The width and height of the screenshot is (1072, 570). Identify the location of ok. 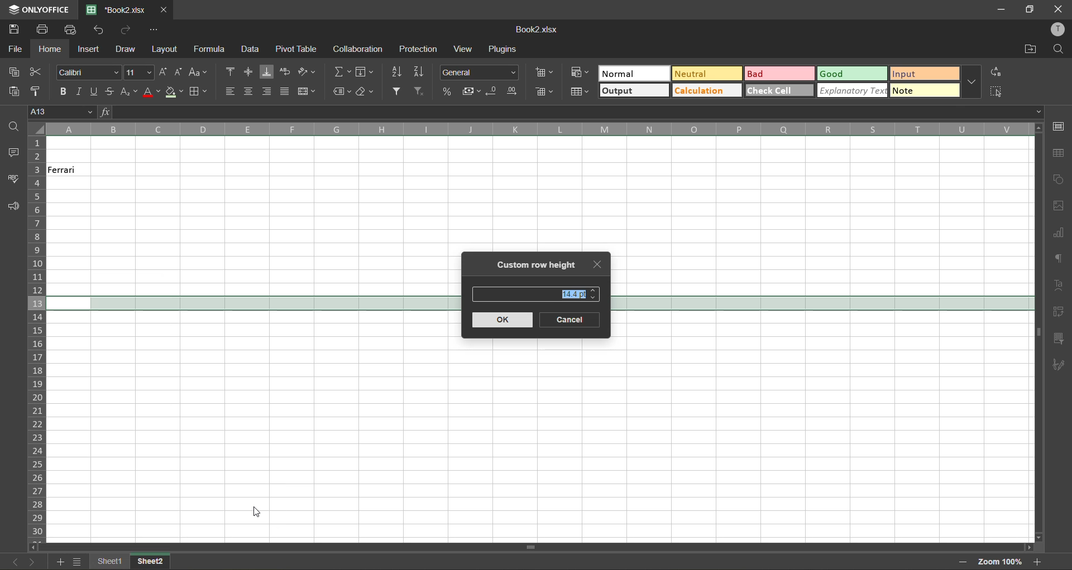
(504, 320).